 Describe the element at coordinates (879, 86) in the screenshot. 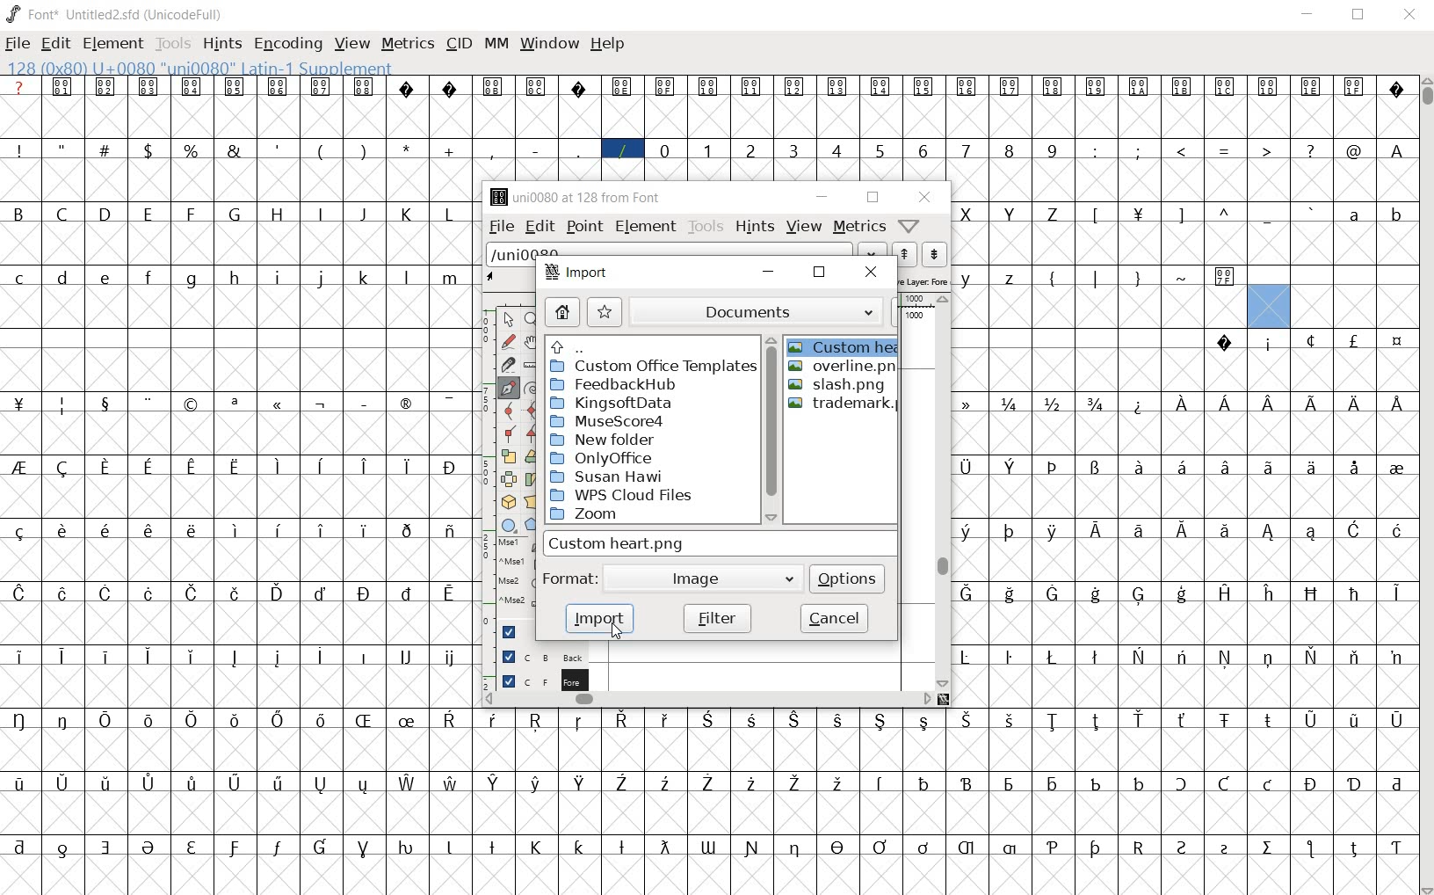

I see `glyph` at that location.